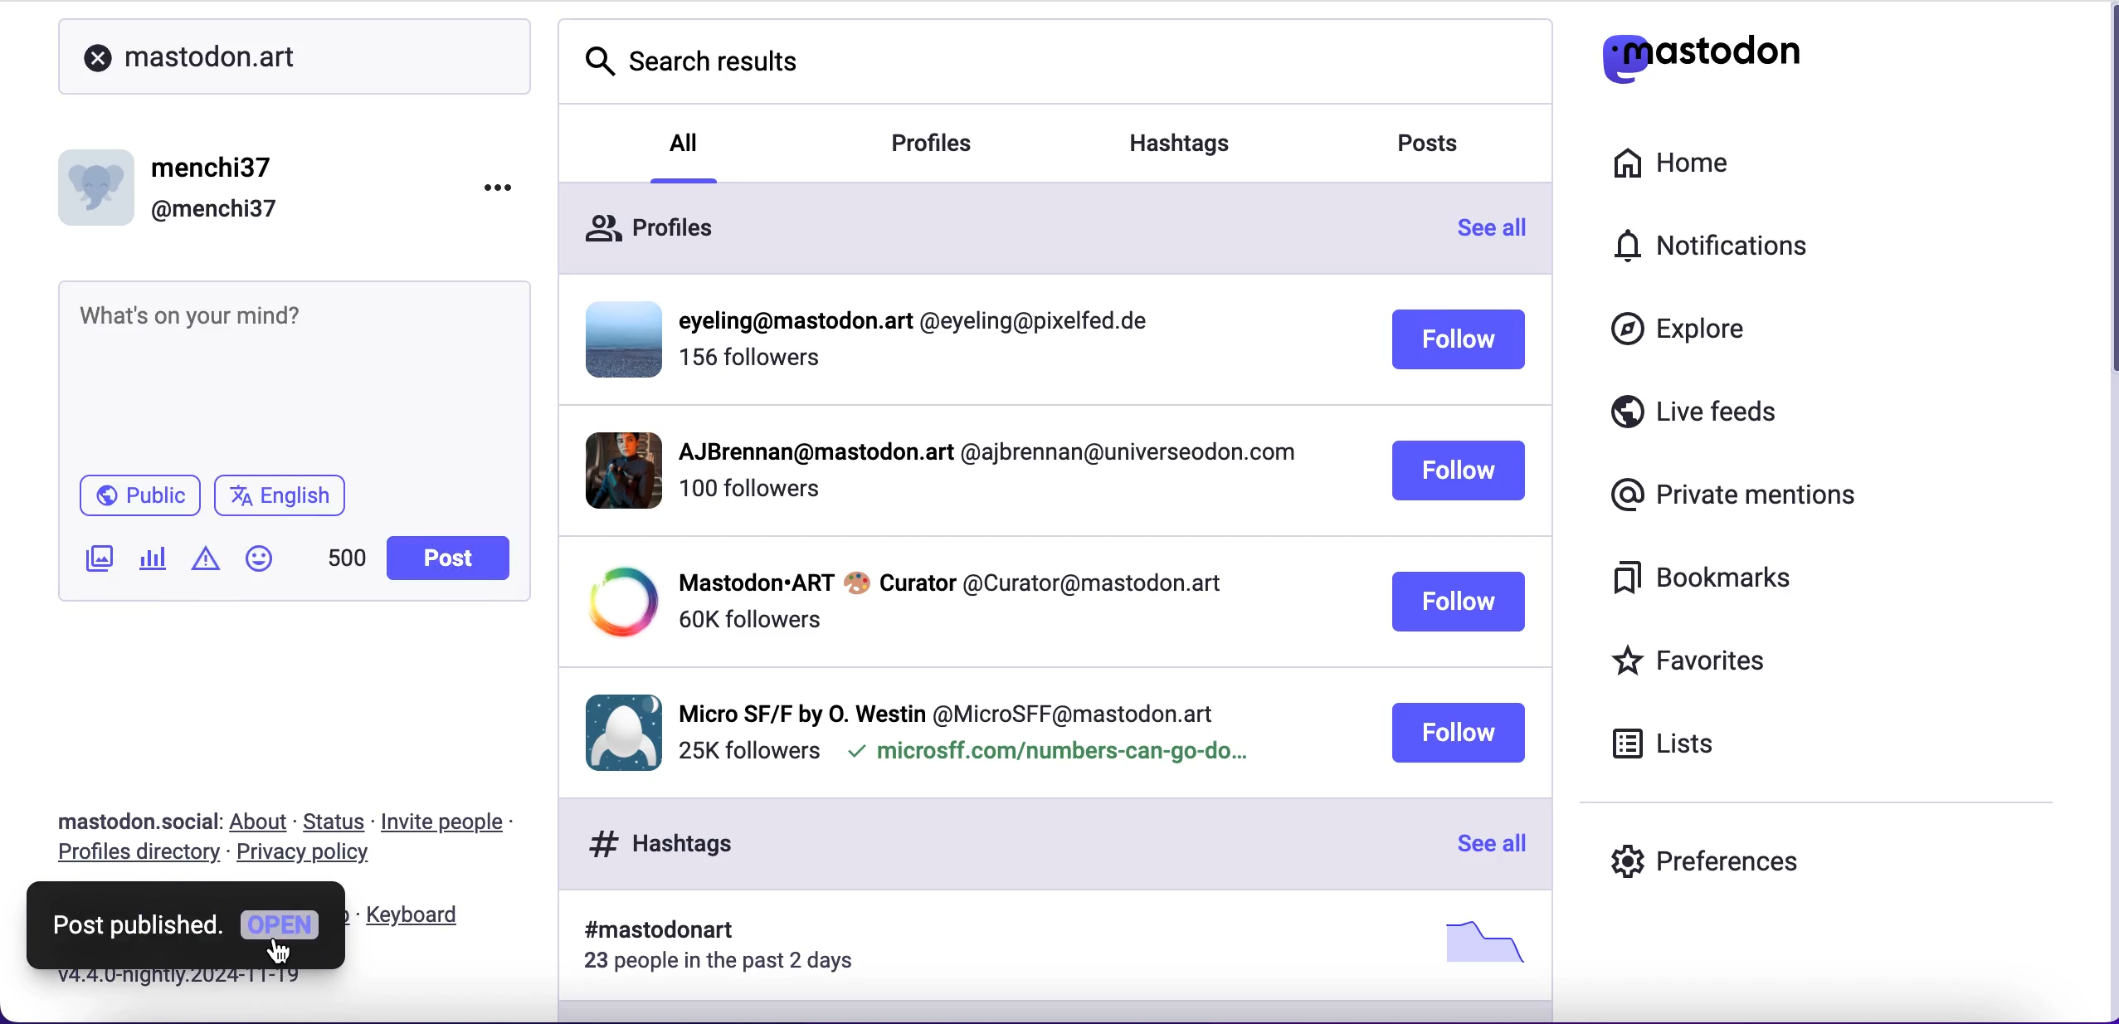  I want to click on live feeds, so click(1752, 412).